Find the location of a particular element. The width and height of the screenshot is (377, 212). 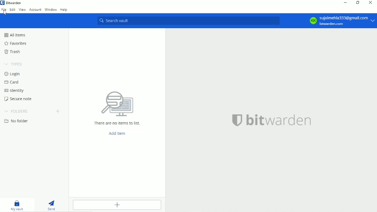

Search vault is located at coordinates (189, 21).